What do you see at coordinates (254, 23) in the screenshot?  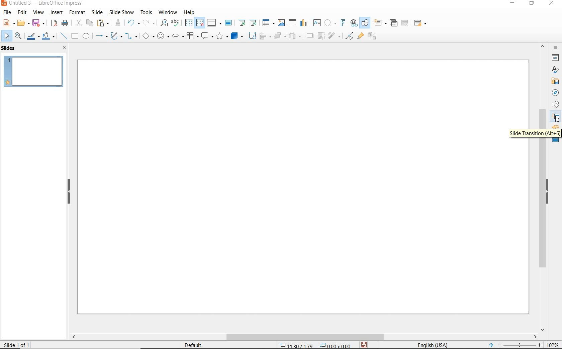 I see `START FROM CURRENT SLIDE` at bounding box center [254, 23].